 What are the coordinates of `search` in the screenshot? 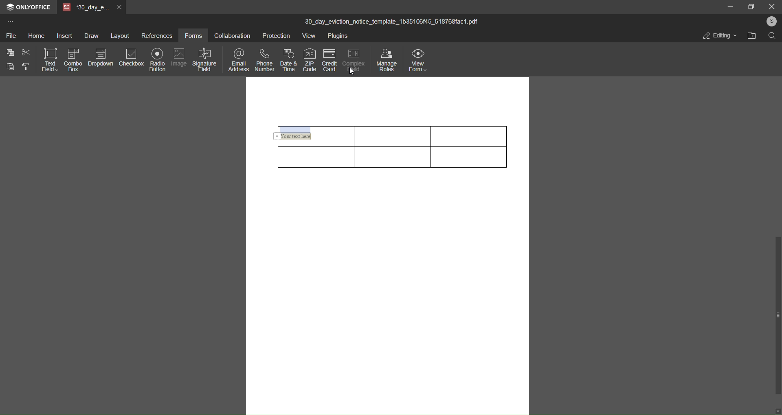 It's located at (772, 36).